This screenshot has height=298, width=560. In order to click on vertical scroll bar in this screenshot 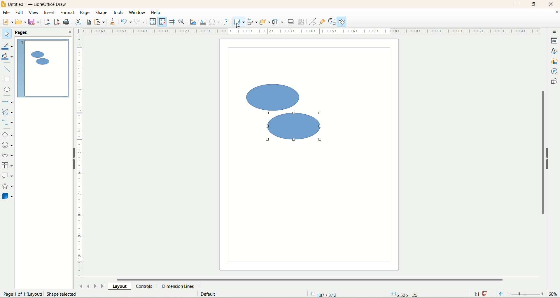, I will do `click(541, 156)`.